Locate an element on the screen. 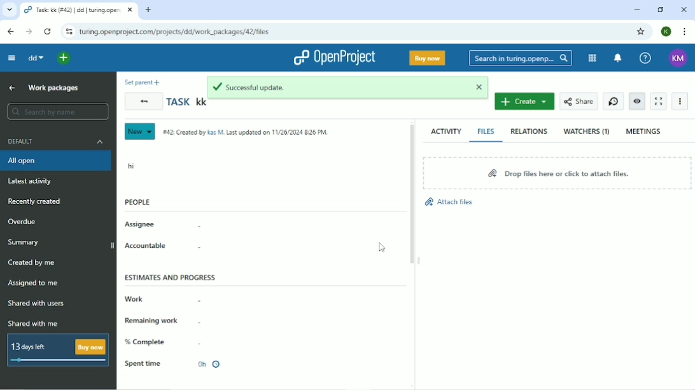 This screenshot has height=390, width=695. Activate zen mode is located at coordinates (659, 102).